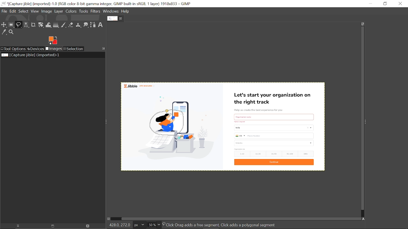 The image size is (408, 229). Describe the element at coordinates (93, 25) in the screenshot. I see `Path tool` at that location.